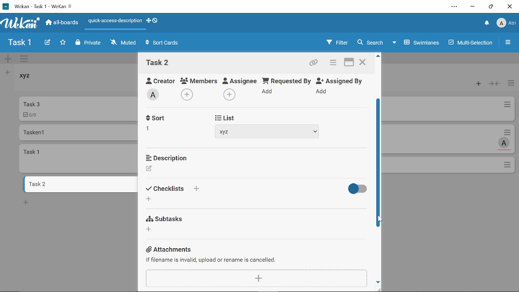 This screenshot has height=292, width=519. What do you see at coordinates (228, 94) in the screenshot?
I see `Add` at bounding box center [228, 94].